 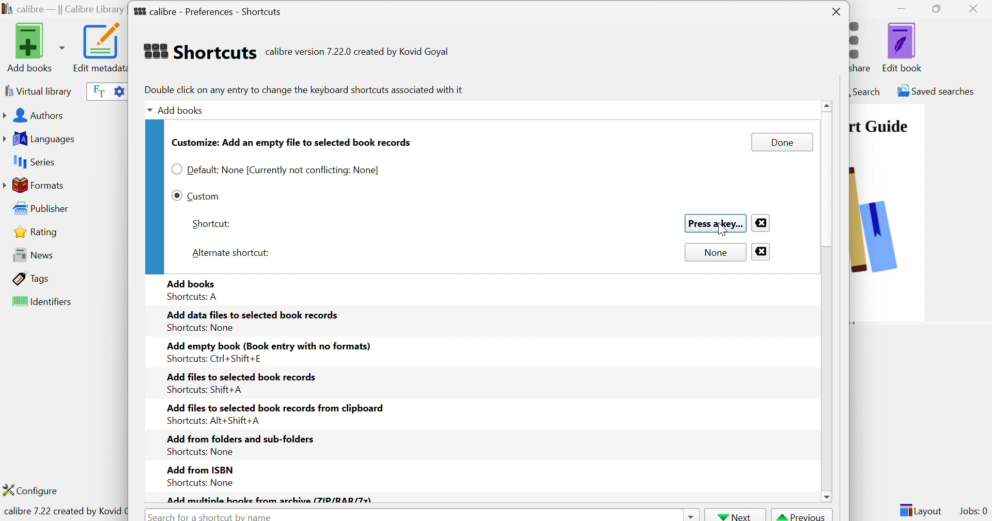 I want to click on Add empty book (Book entry with no formats), so click(x=268, y=347).